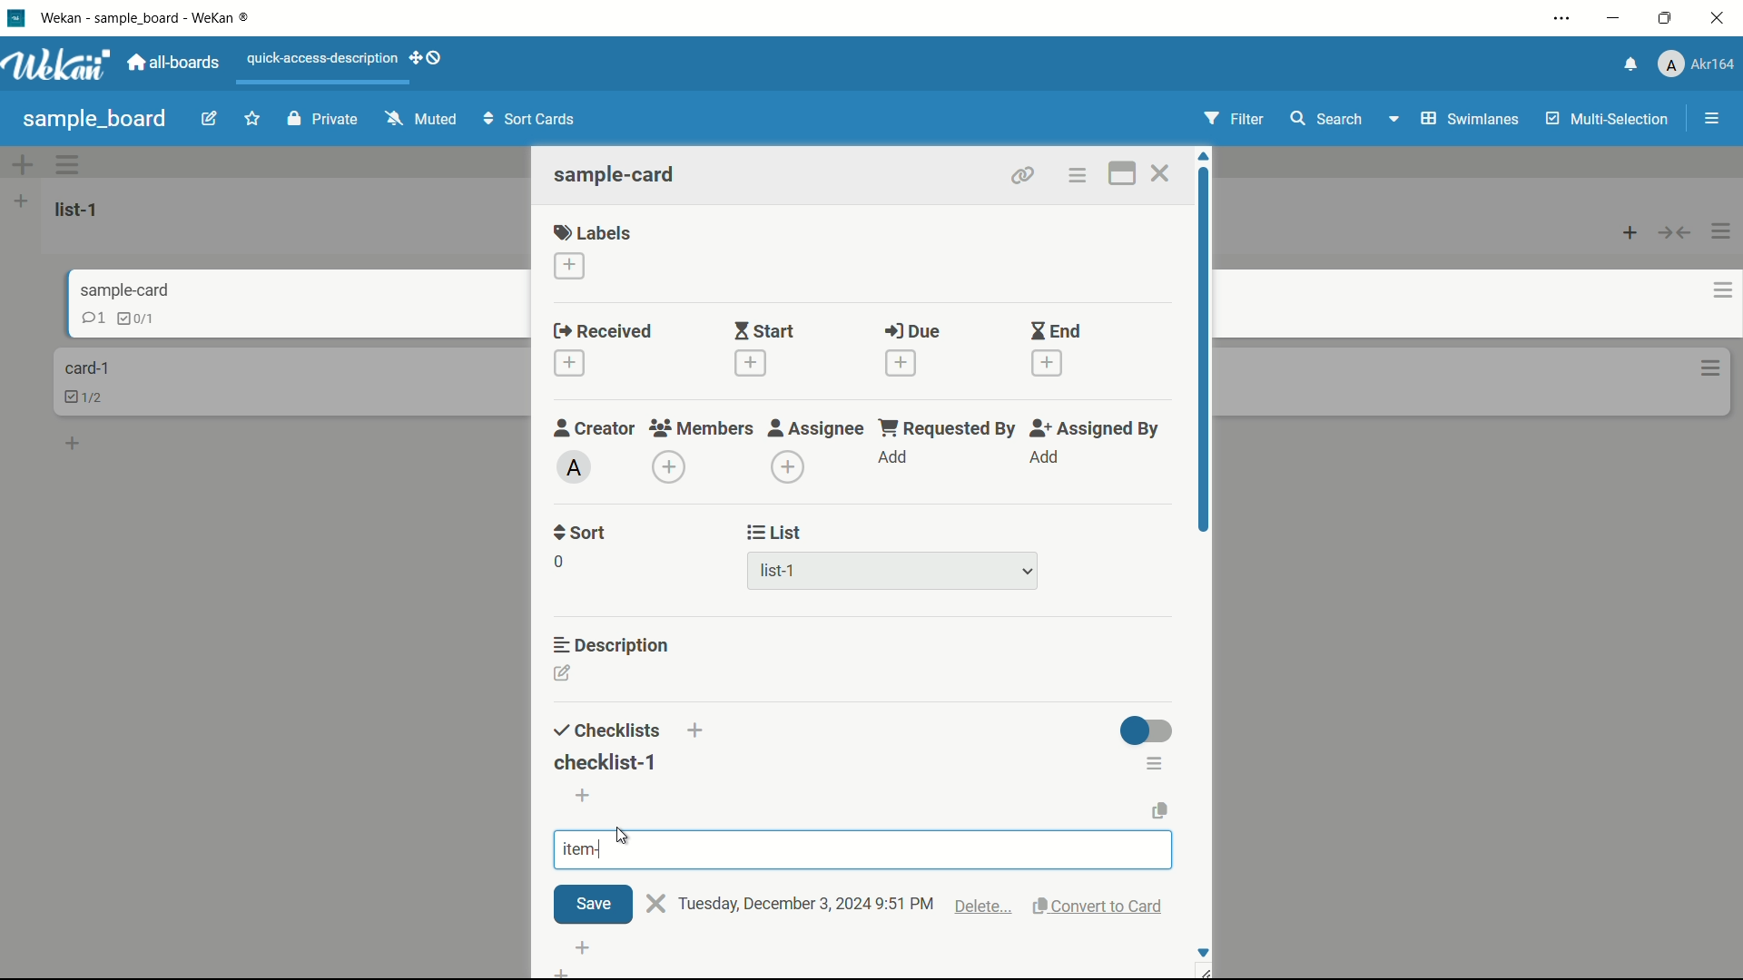  Describe the element at coordinates (532, 119) in the screenshot. I see `sort cards` at that location.